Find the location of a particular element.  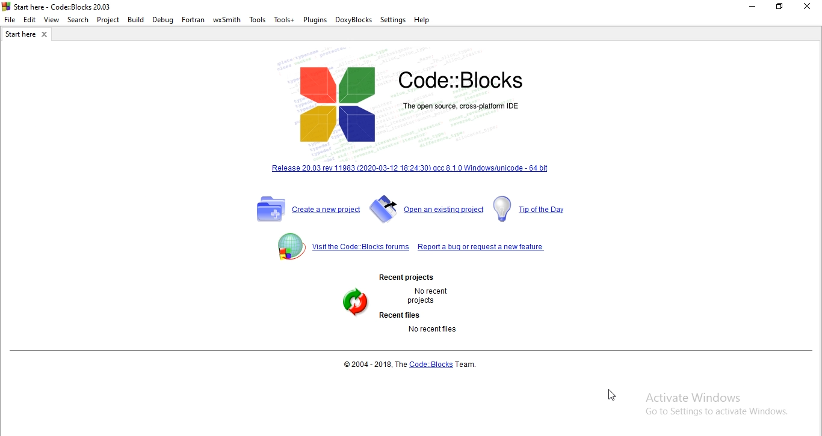

Code::Blocks is located at coordinates (432, 364).